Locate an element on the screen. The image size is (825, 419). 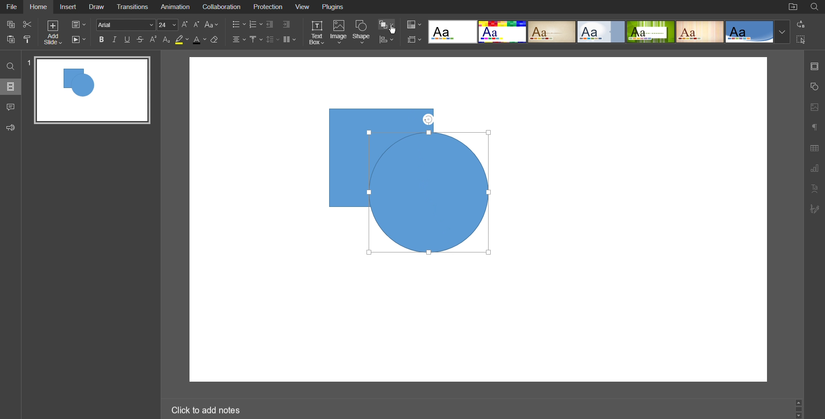
Search is located at coordinates (10, 66).